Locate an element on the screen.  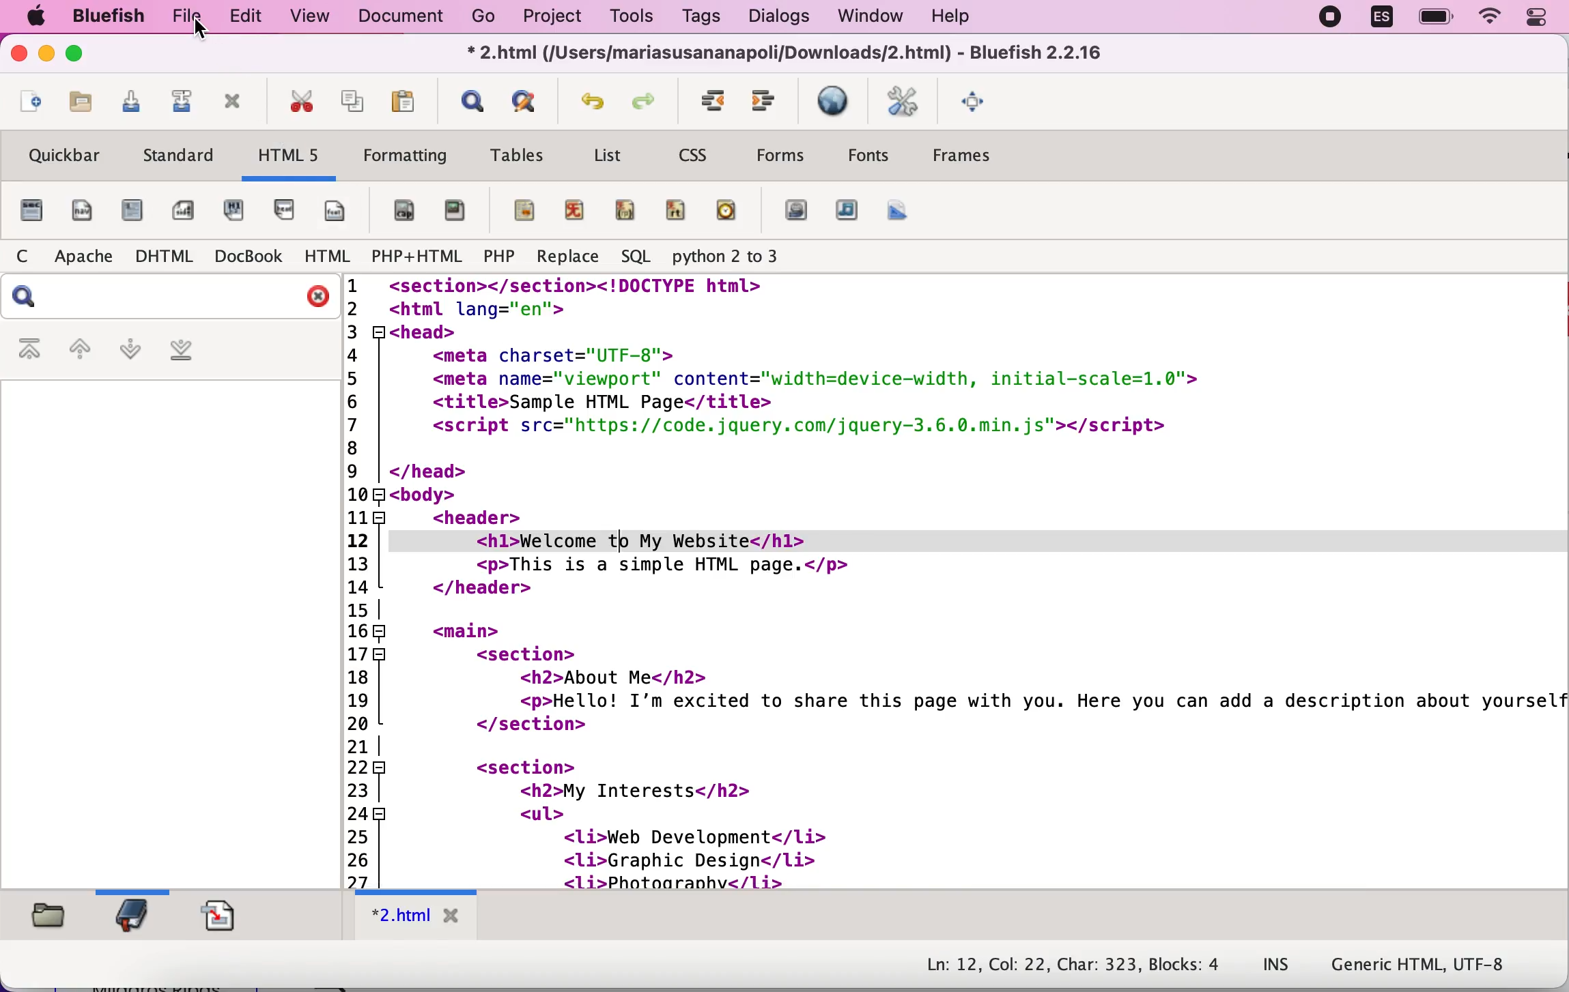
minimize is located at coordinates (48, 54).